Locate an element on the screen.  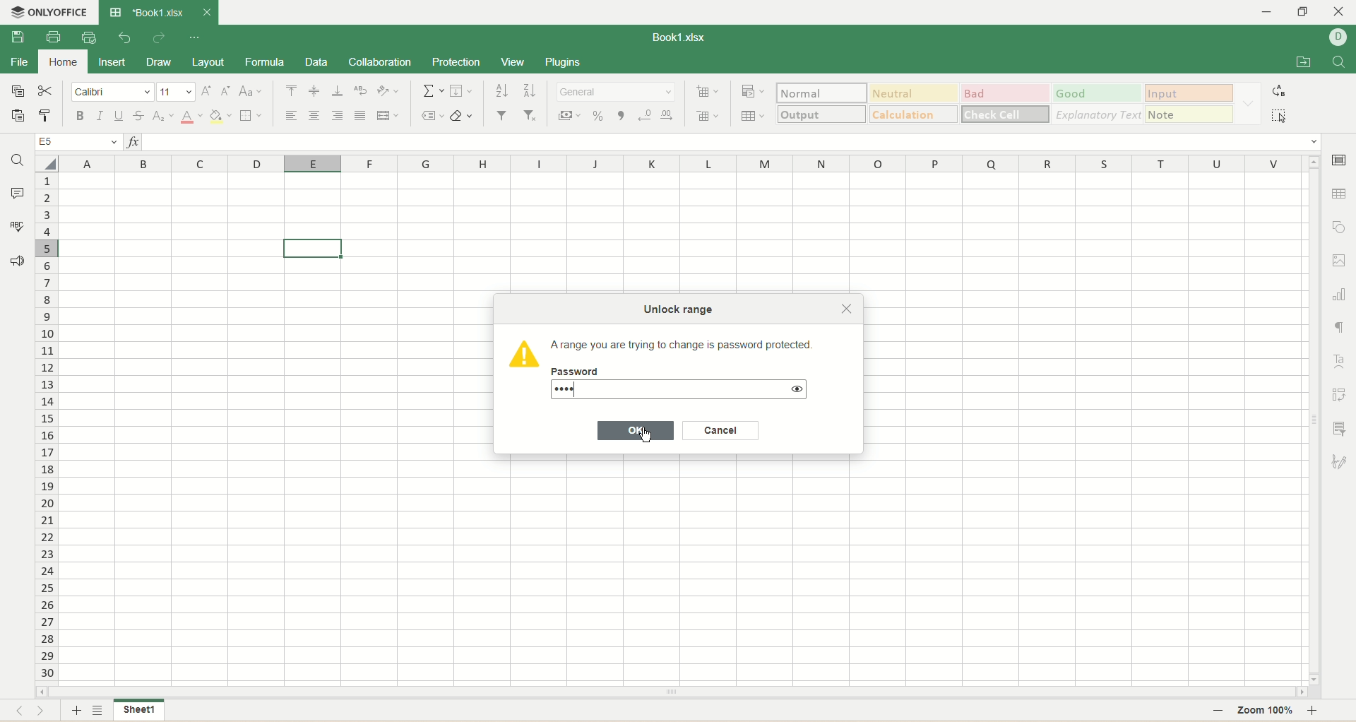
sort descending is located at coordinates (530, 91).